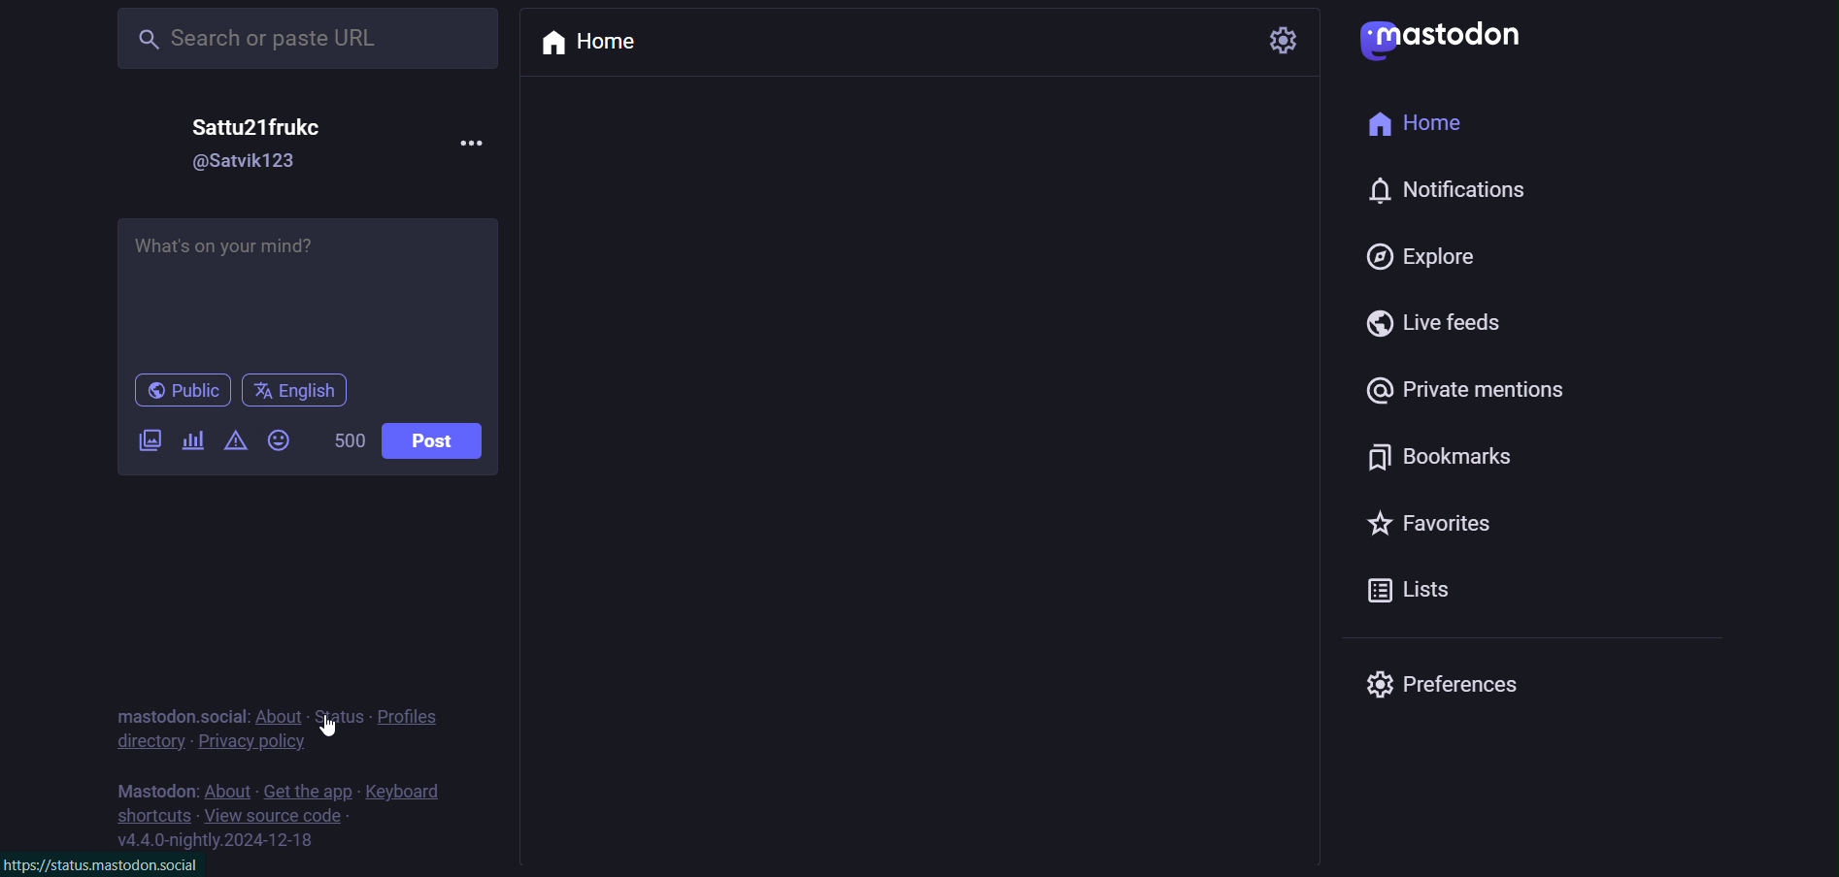  What do you see at coordinates (402, 792) in the screenshot?
I see `keyboard` at bounding box center [402, 792].